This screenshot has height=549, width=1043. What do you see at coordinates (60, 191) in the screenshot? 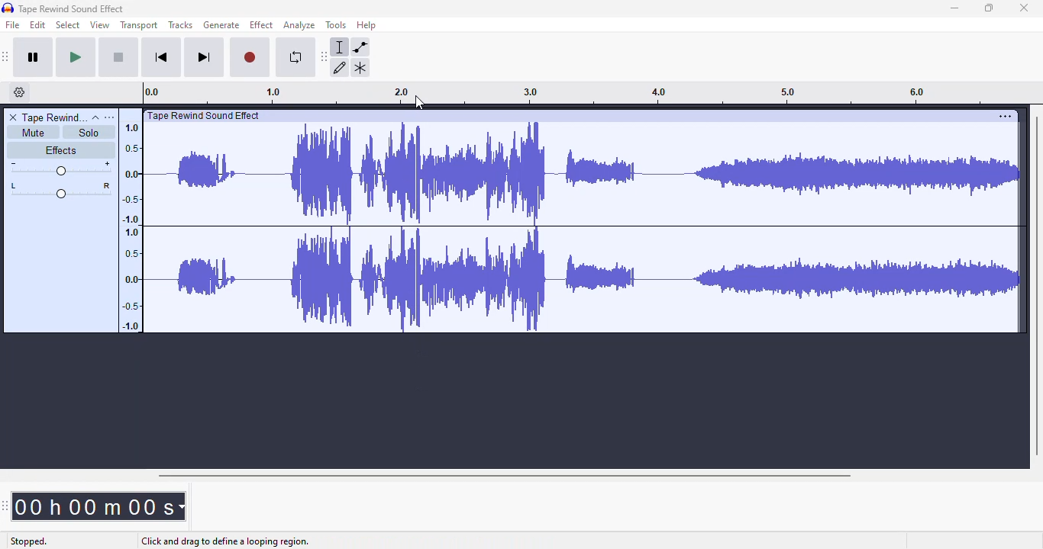
I see `pan` at bounding box center [60, 191].